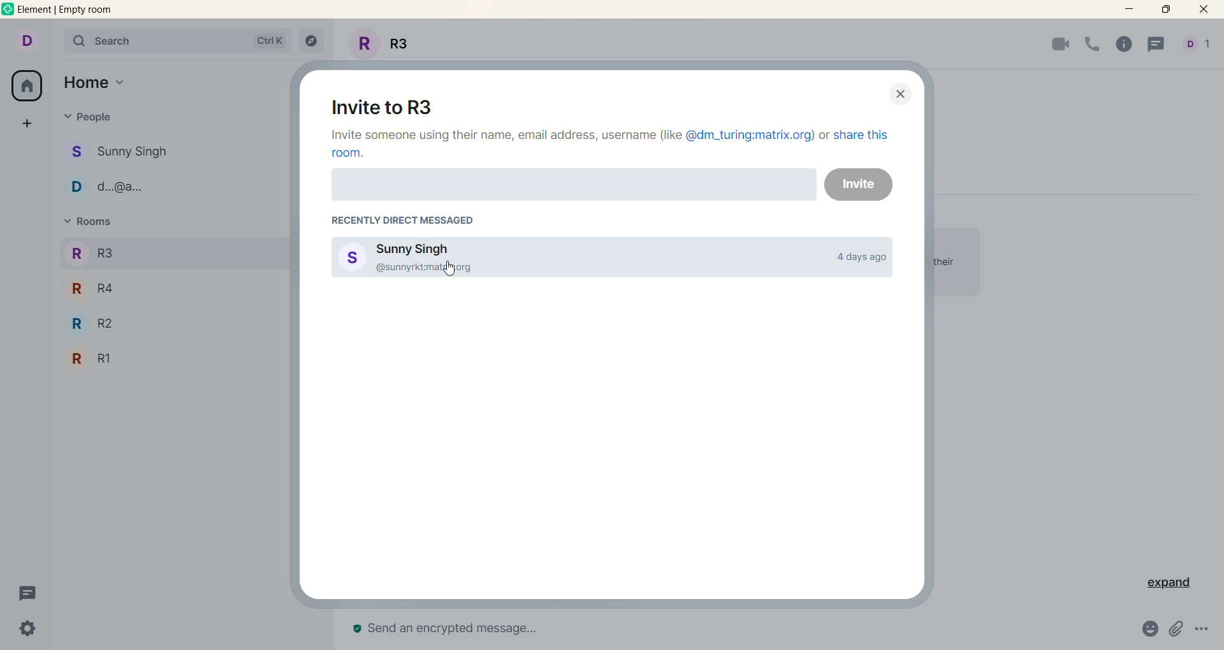 The height and width of the screenshot is (650, 1224). Describe the element at coordinates (122, 154) in the screenshot. I see `S Sunny Singh` at that location.